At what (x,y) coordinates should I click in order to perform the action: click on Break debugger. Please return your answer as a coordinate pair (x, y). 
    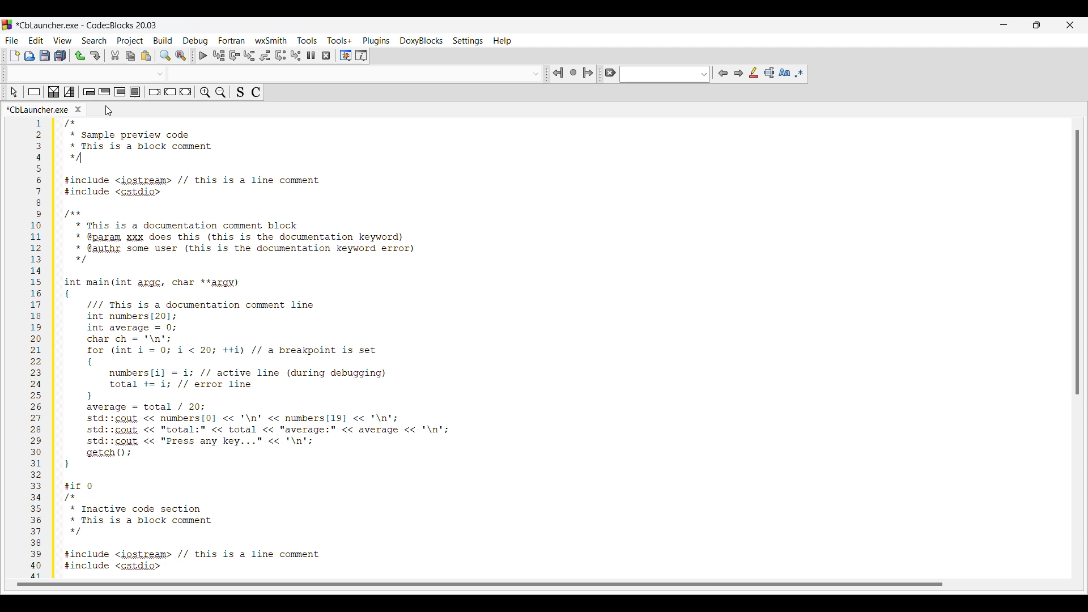
    Looking at the image, I should click on (311, 55).